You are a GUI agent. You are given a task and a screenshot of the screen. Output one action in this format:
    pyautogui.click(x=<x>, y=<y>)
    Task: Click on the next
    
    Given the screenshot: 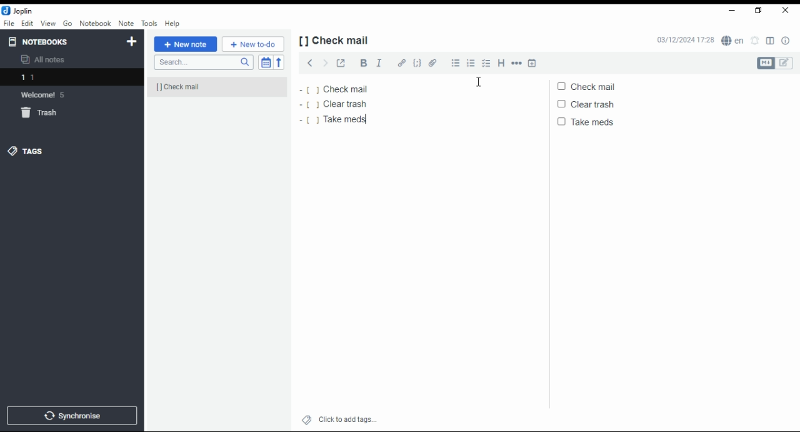 What is the action you would take?
    pyautogui.click(x=325, y=62)
    